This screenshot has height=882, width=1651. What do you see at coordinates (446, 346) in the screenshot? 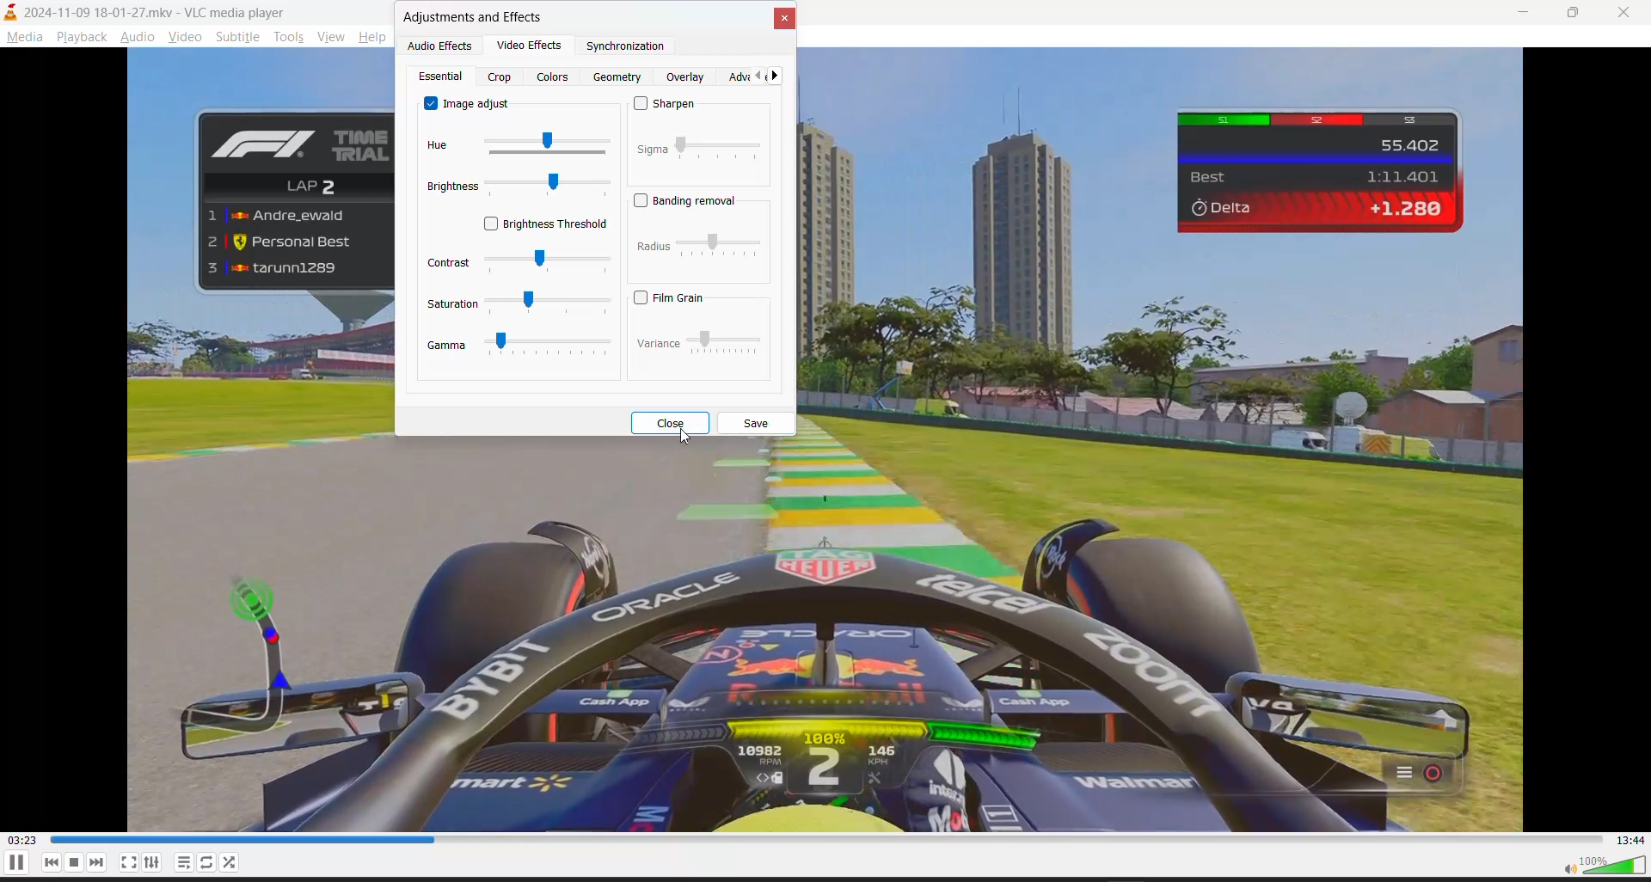
I see `gamma` at bounding box center [446, 346].